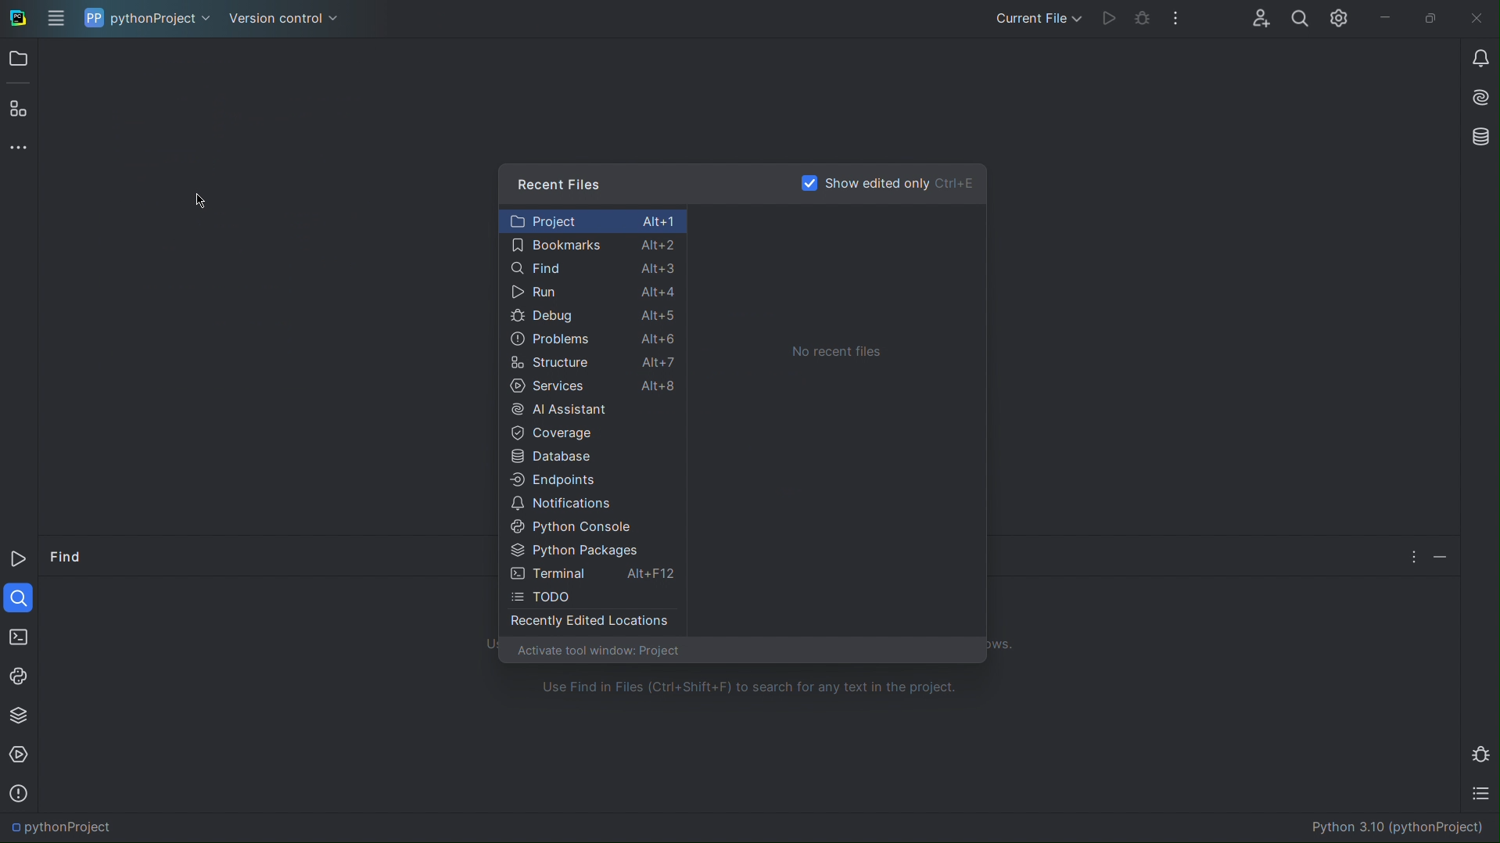  Describe the element at coordinates (20, 145) in the screenshot. I see `More` at that location.